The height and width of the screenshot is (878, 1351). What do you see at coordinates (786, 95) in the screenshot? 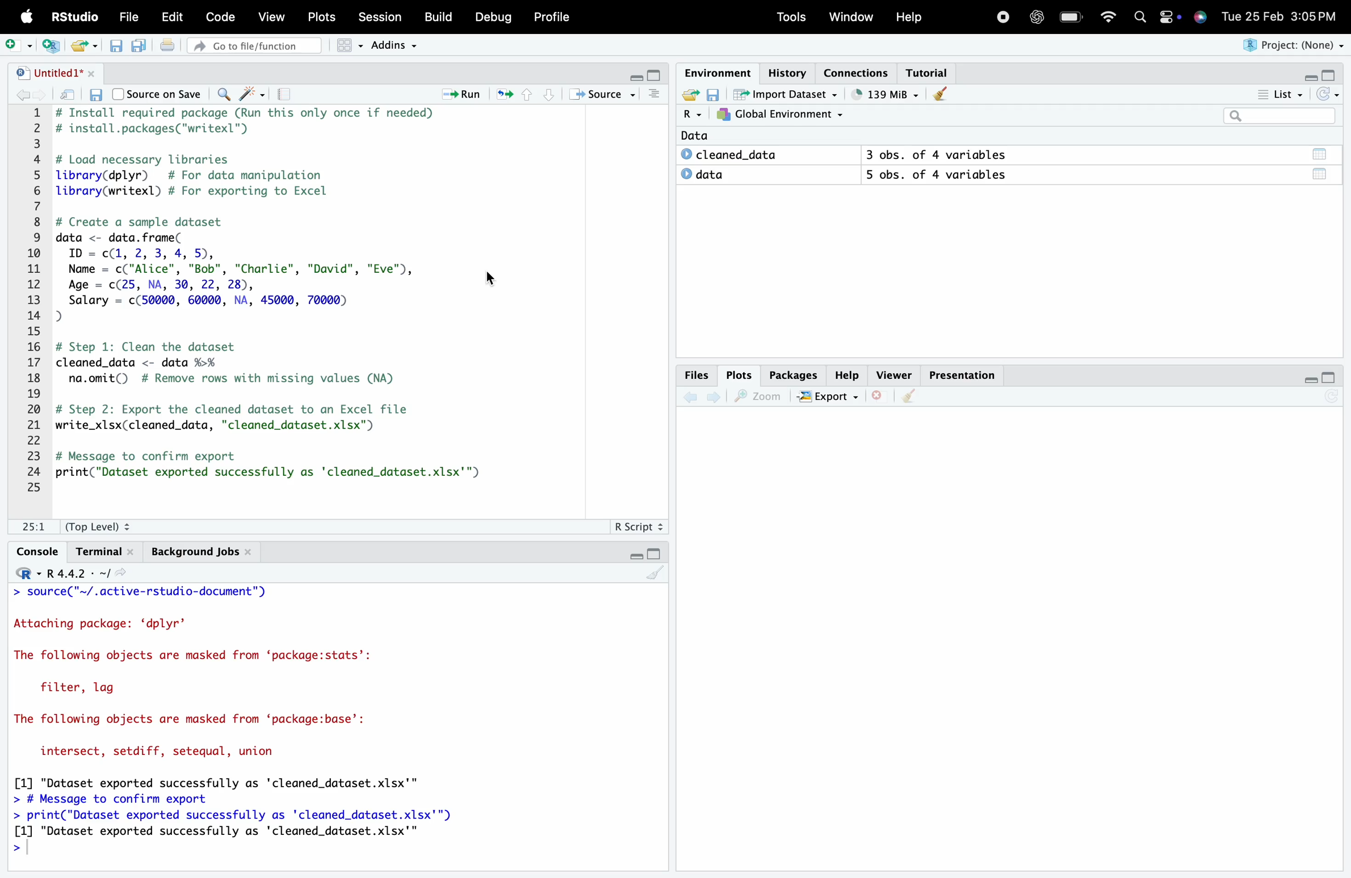
I see `Import Dataset` at bounding box center [786, 95].